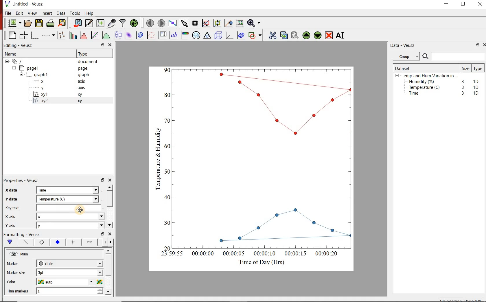 This screenshot has width=486, height=302. Describe the element at coordinates (84, 69) in the screenshot. I see `page` at that location.